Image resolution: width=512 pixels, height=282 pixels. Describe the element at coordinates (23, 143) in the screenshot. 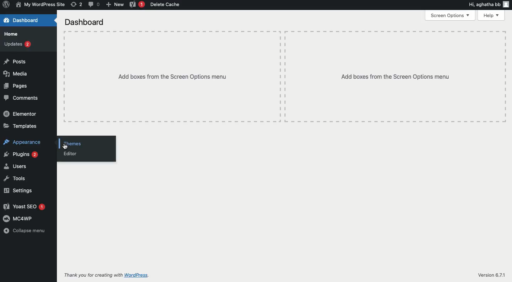

I see `Appearance` at that location.